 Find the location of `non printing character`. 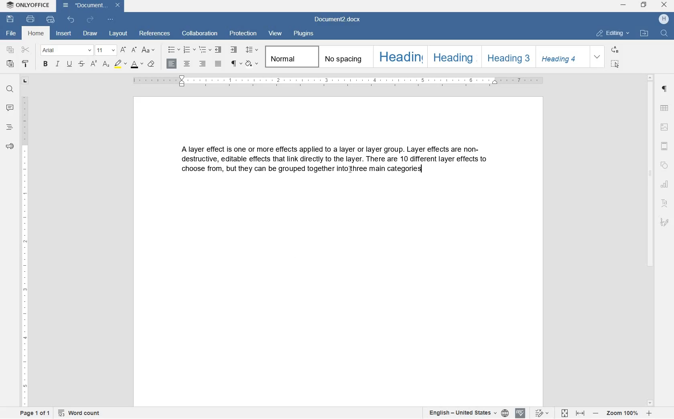

non printing character is located at coordinates (235, 63).